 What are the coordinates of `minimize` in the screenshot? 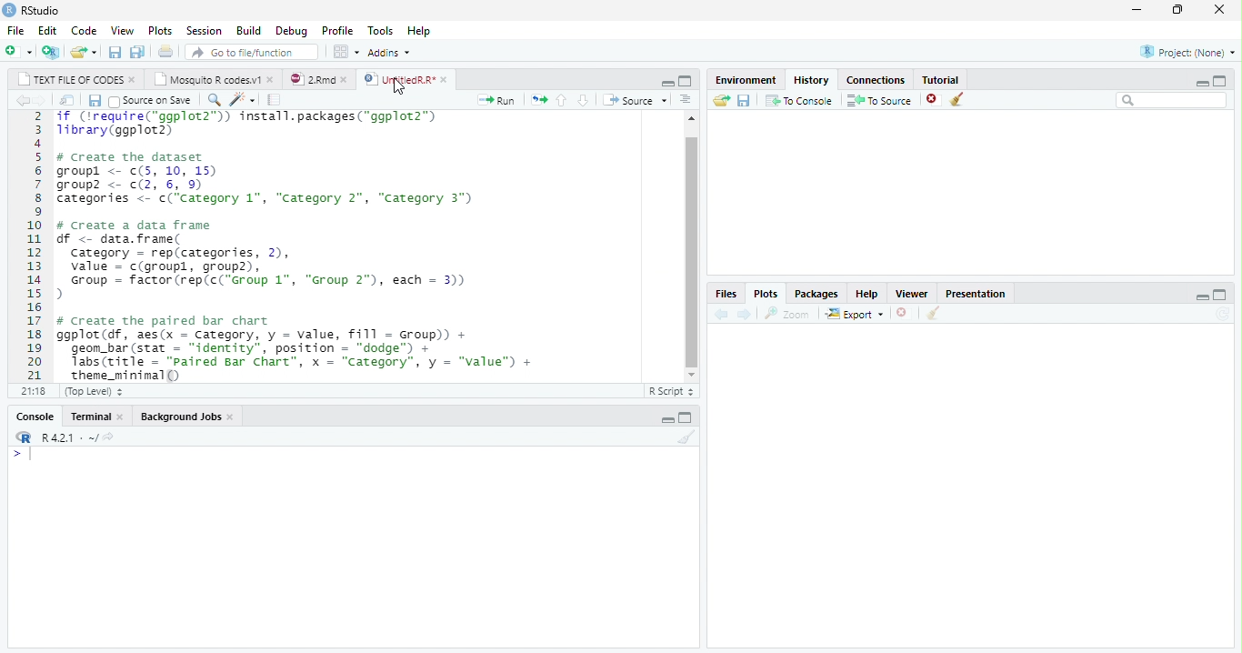 It's located at (666, 82).